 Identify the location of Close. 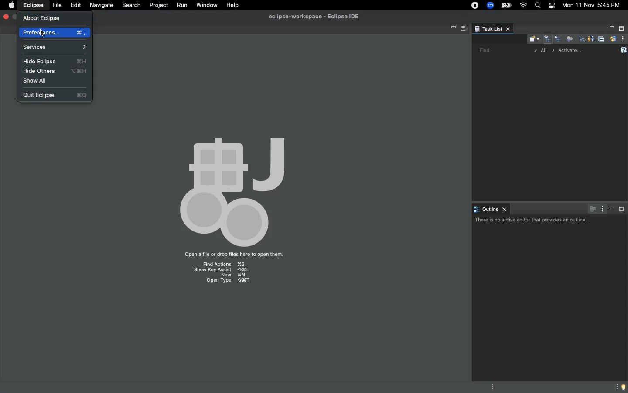
(6, 16).